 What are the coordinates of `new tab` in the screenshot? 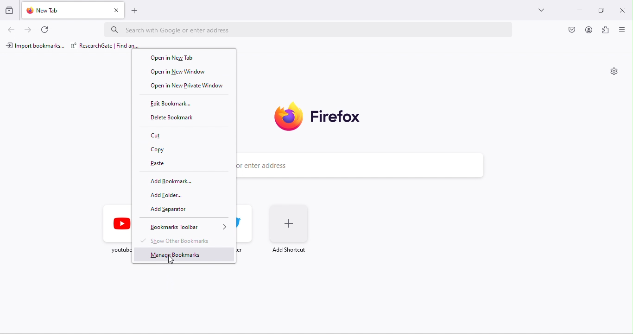 It's located at (63, 10).